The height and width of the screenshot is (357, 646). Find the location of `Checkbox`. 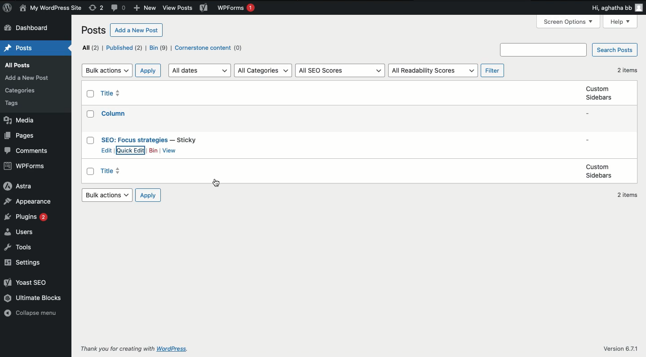

Checkbox is located at coordinates (91, 114).